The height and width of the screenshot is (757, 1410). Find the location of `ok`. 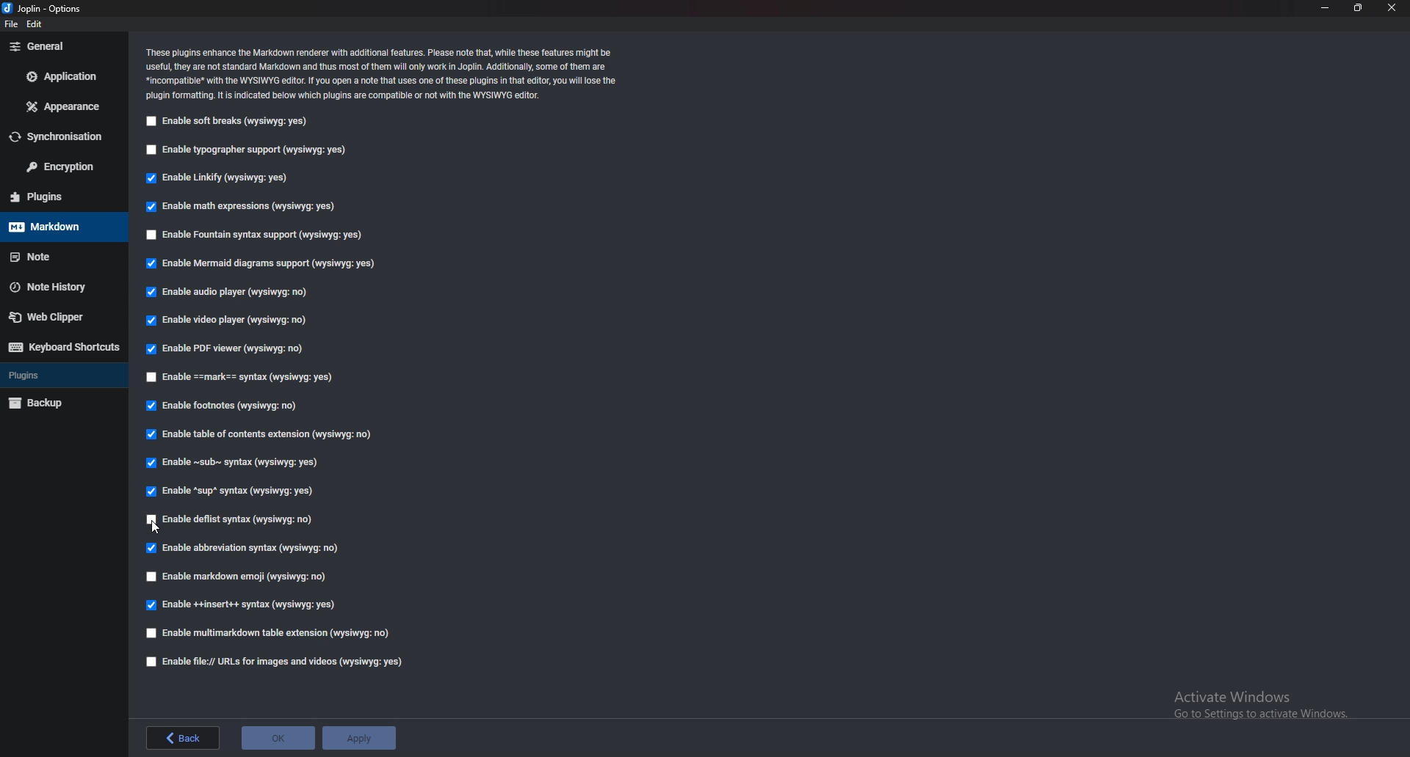

ok is located at coordinates (275, 738).